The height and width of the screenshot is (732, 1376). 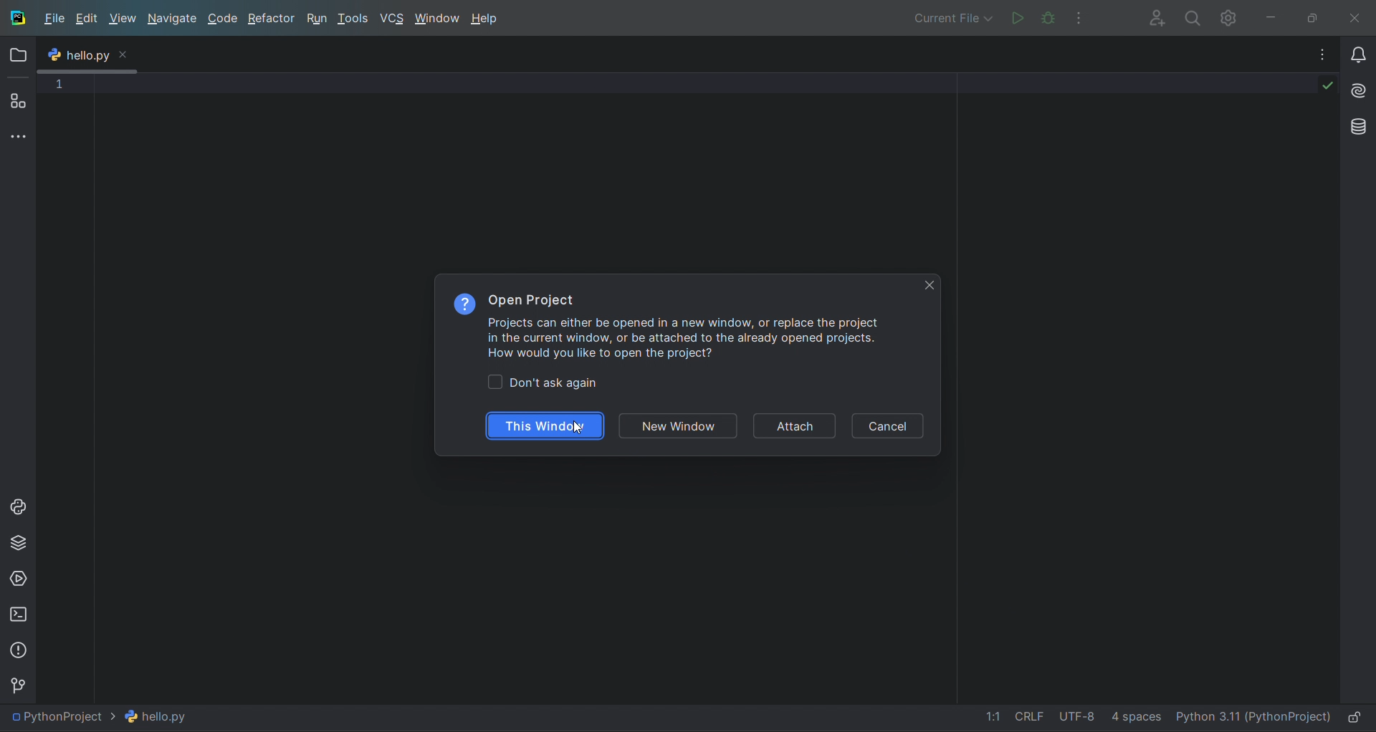 What do you see at coordinates (1317, 16) in the screenshot?
I see `maximize` at bounding box center [1317, 16].